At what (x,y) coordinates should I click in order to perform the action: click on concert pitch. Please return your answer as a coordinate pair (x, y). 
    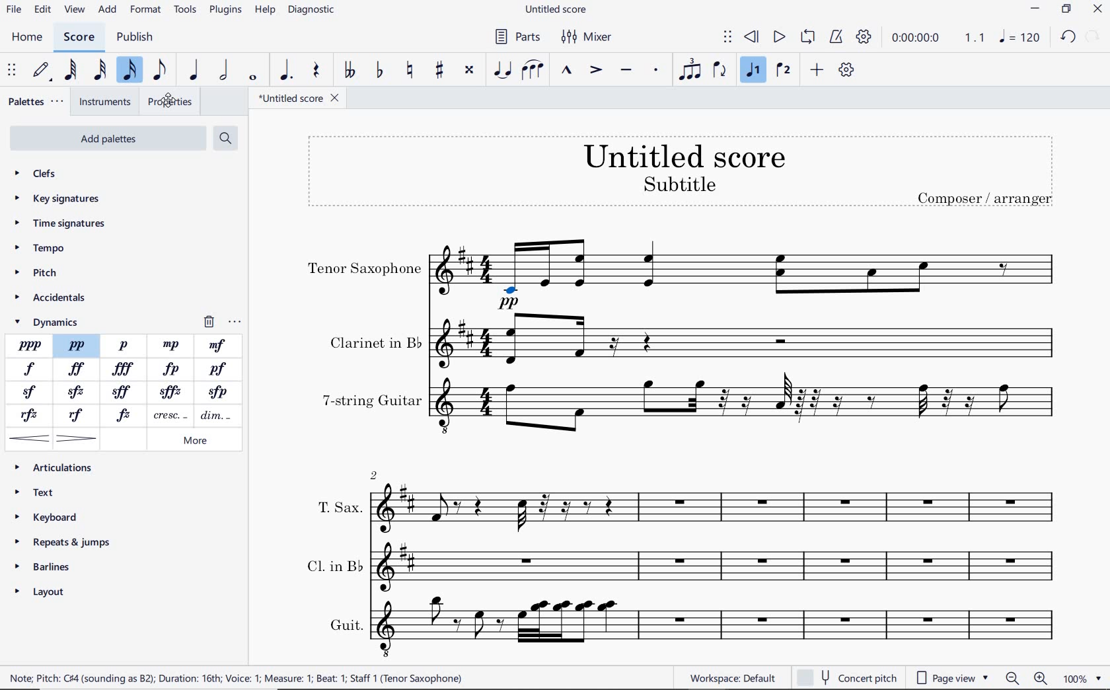
    Looking at the image, I should click on (846, 675).